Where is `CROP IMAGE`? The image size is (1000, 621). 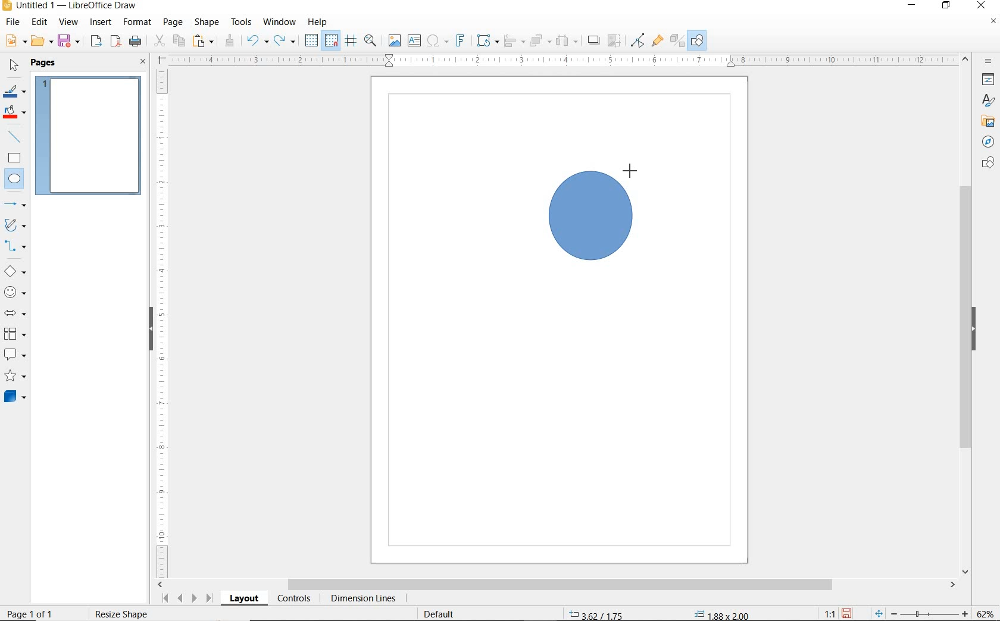
CROP IMAGE is located at coordinates (614, 40).